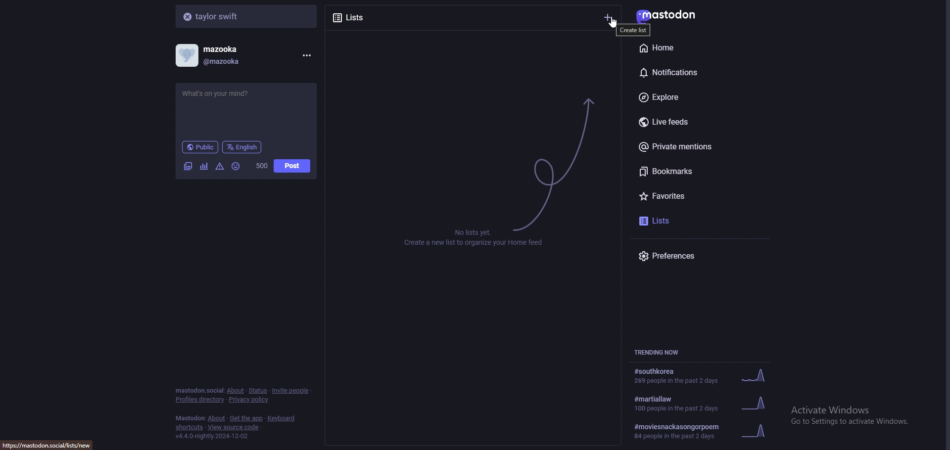 The width and height of the screenshot is (950, 450). I want to click on no lists yet, so click(477, 237).